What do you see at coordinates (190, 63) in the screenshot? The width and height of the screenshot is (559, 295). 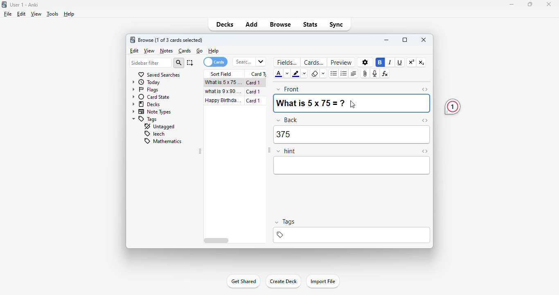 I see `select` at bounding box center [190, 63].